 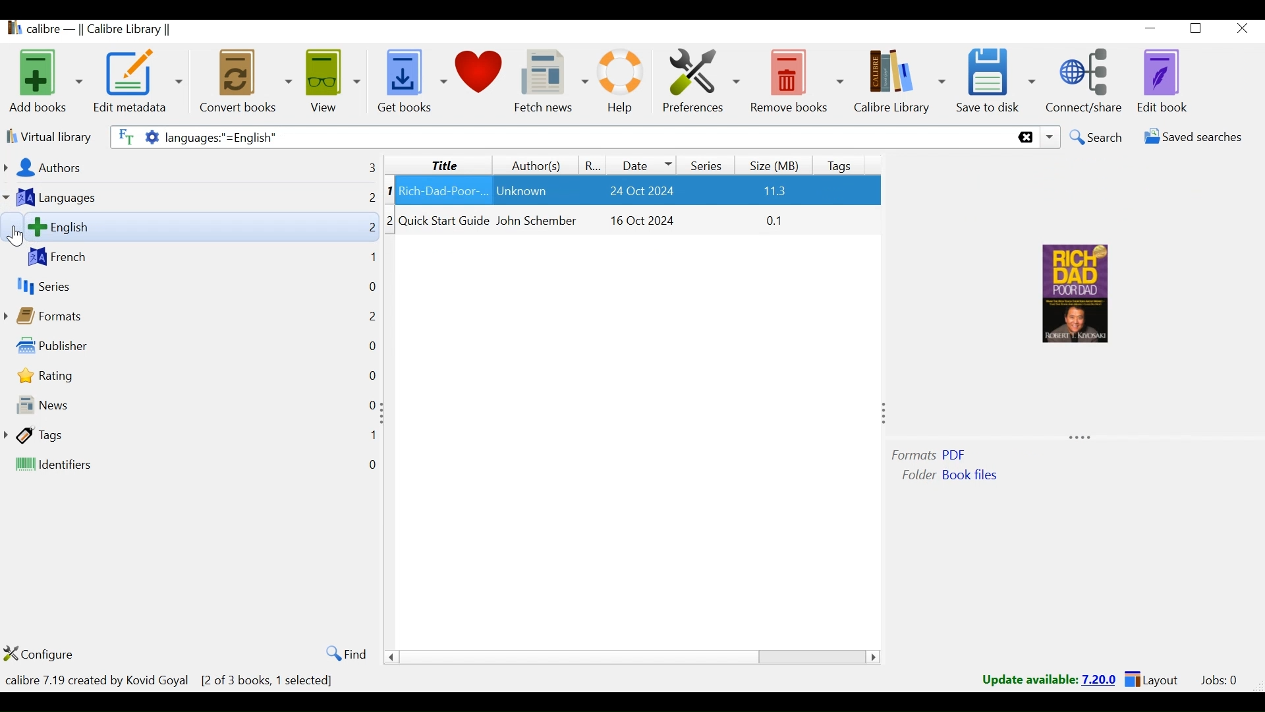 I want to click on series, so click(x=55, y=286).